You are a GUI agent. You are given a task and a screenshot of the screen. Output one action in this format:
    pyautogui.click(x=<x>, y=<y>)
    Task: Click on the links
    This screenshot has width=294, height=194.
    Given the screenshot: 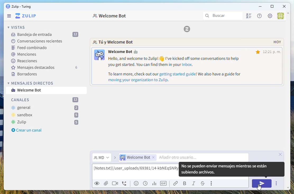 What is the action you would take?
    pyautogui.click(x=177, y=183)
    